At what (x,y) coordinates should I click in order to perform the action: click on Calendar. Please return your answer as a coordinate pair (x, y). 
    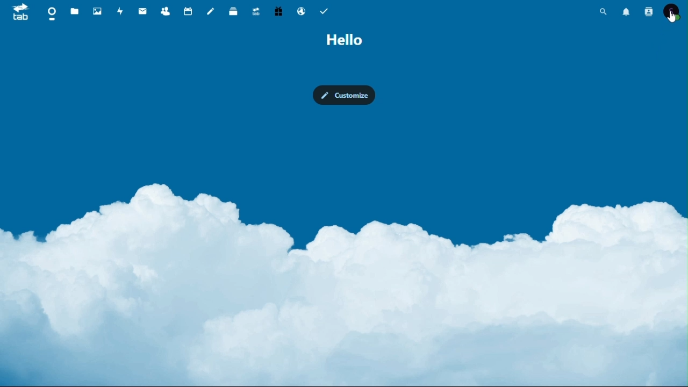
    Looking at the image, I should click on (190, 10).